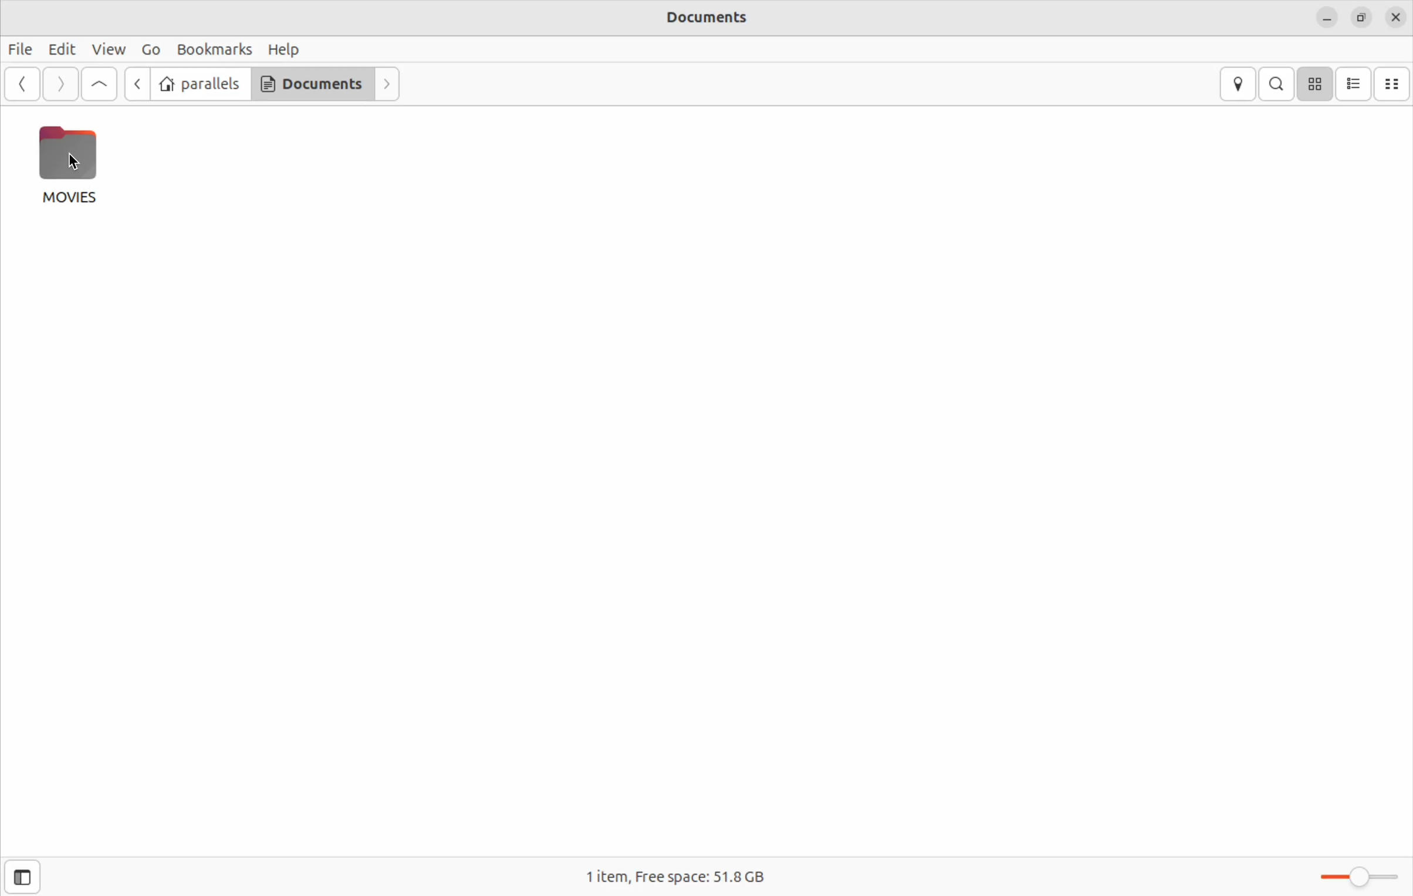  I want to click on View, so click(110, 48).